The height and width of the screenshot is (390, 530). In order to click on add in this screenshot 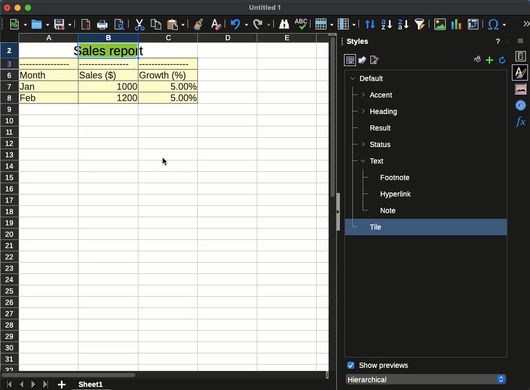, I will do `click(63, 385)`.